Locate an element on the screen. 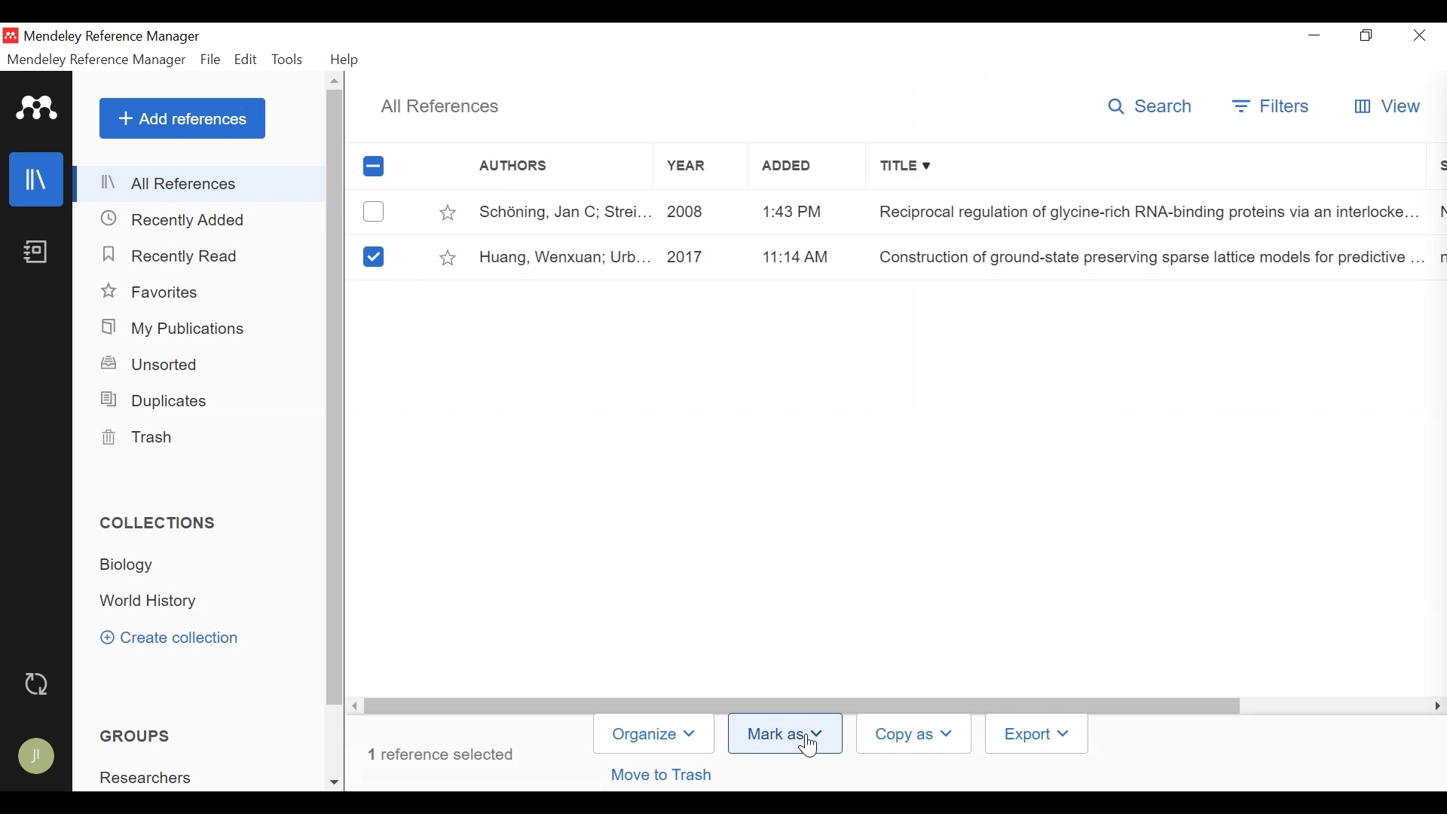 The width and height of the screenshot is (1447, 814). Organize is located at coordinates (654, 733).